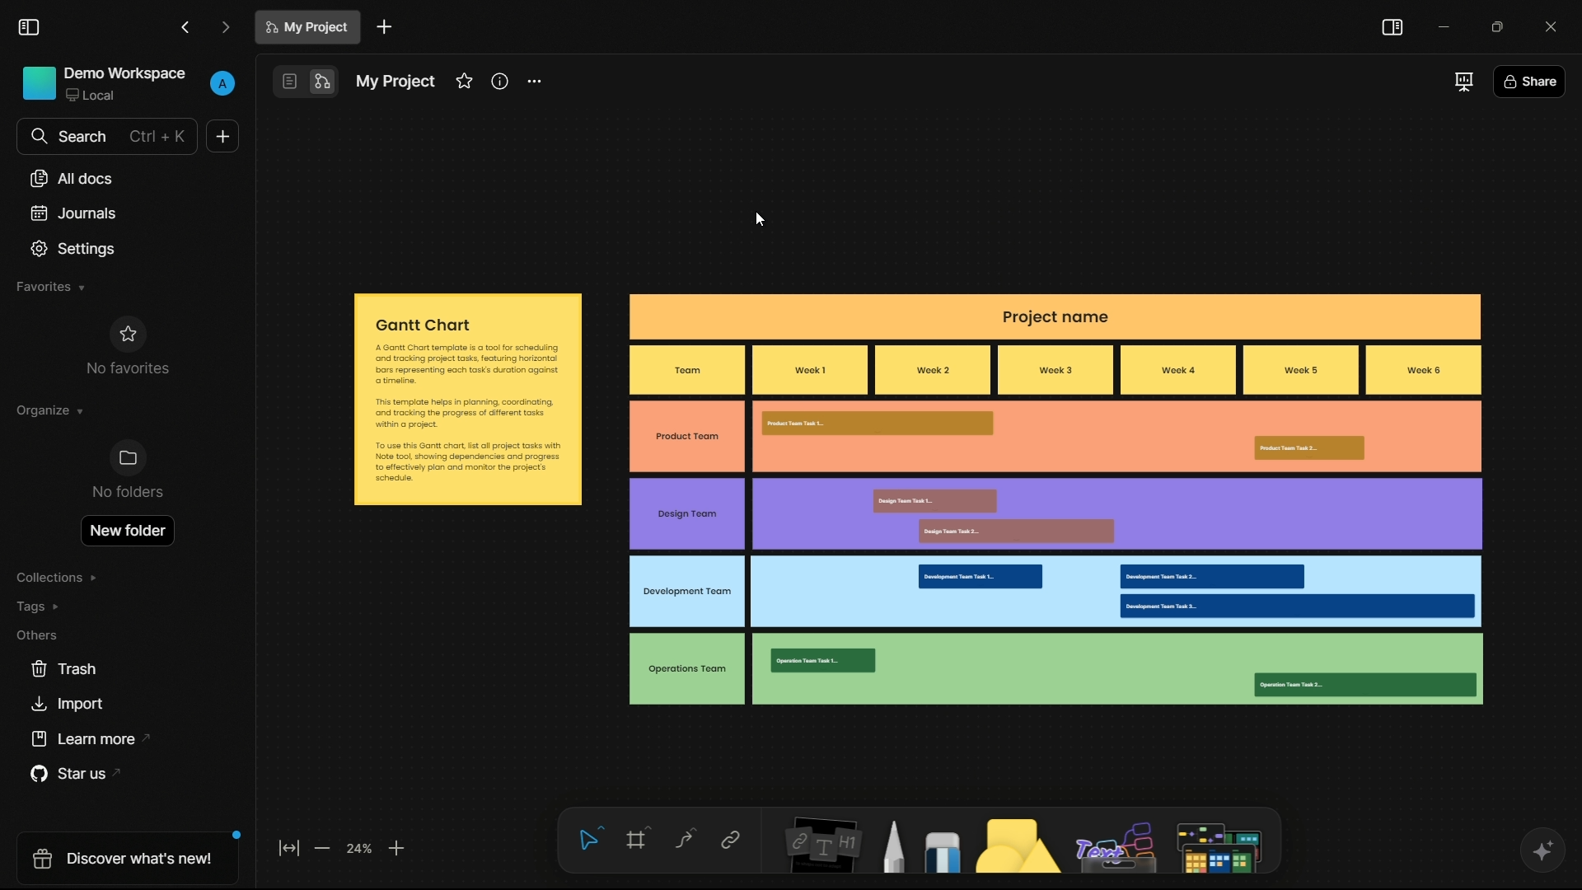  What do you see at coordinates (127, 344) in the screenshot?
I see `no favorites` at bounding box center [127, 344].